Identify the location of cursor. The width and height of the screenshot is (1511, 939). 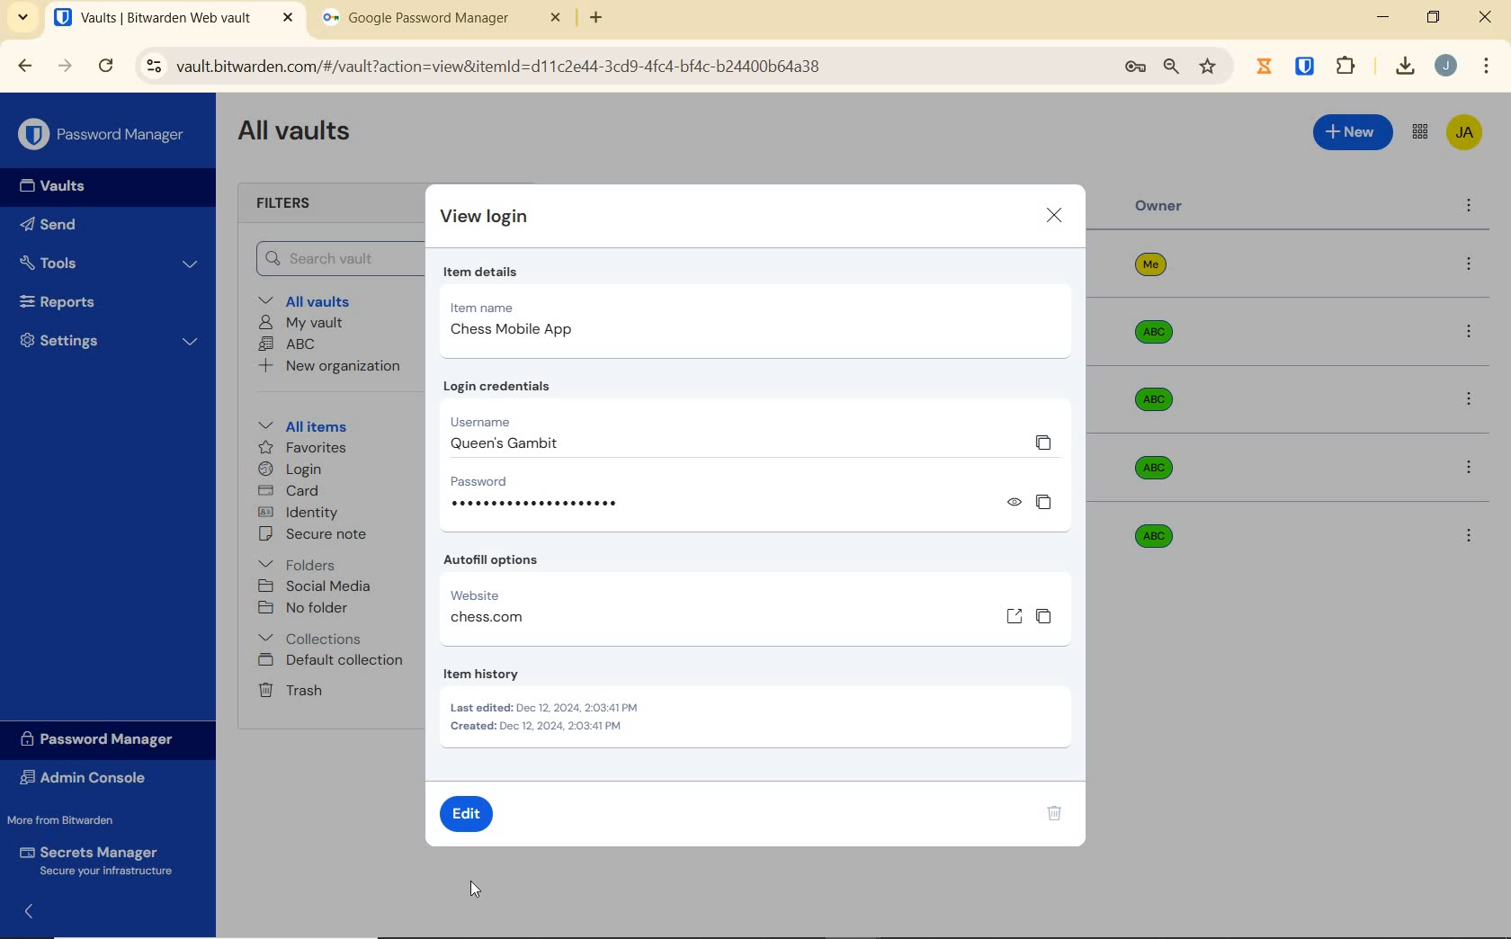
(474, 888).